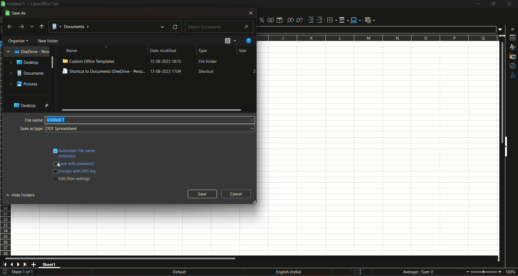 This screenshot has width=518, height=276. Describe the element at coordinates (169, 63) in the screenshot. I see `15-08-2023 18:15` at that location.